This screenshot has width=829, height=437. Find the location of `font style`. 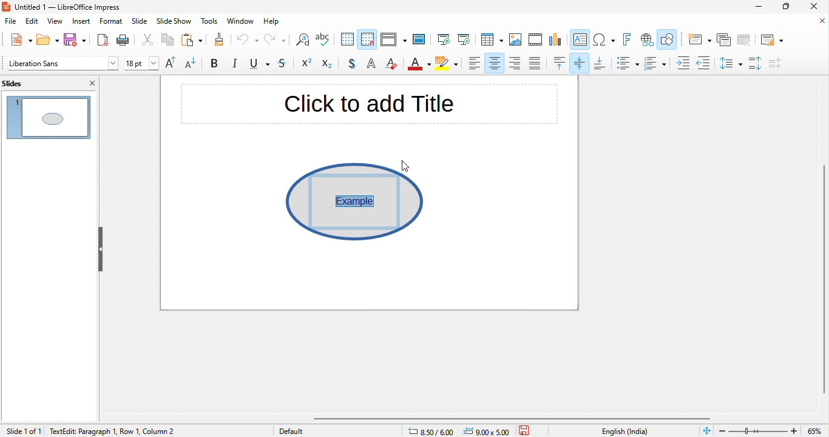

font style is located at coordinates (61, 64).